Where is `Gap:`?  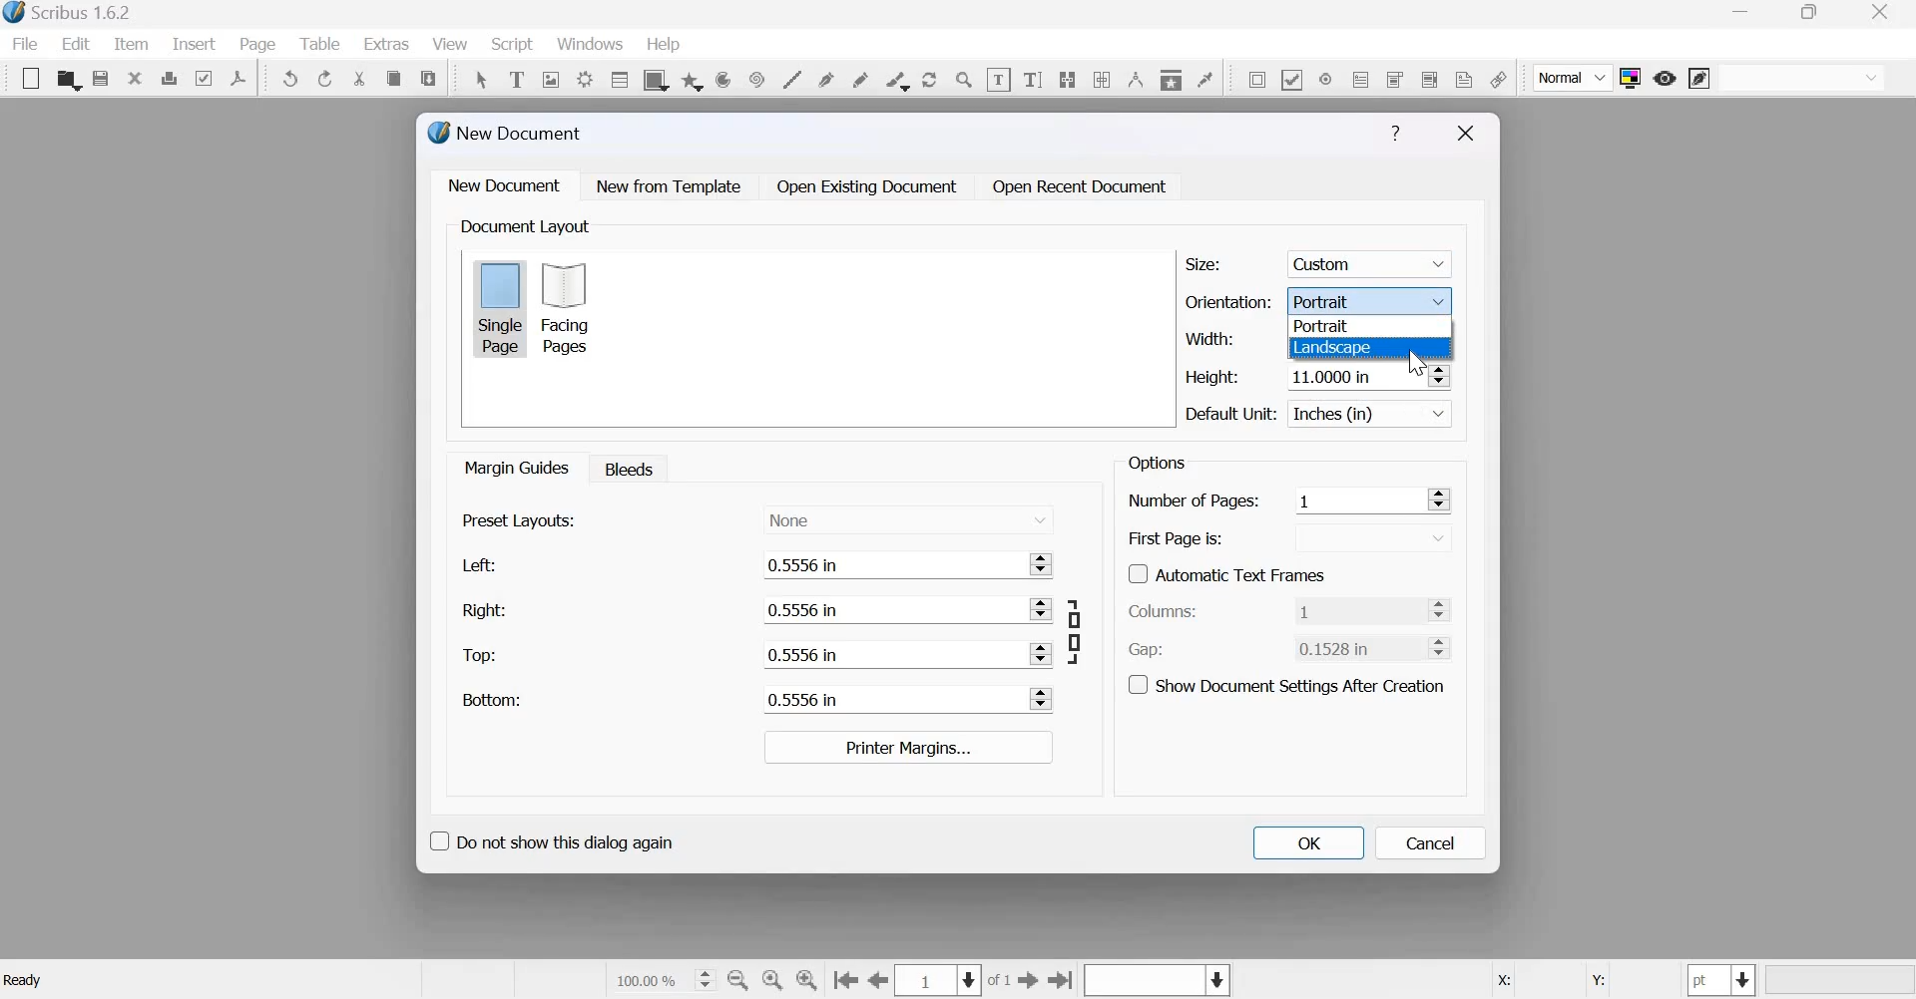 Gap: is located at coordinates (1147, 650).